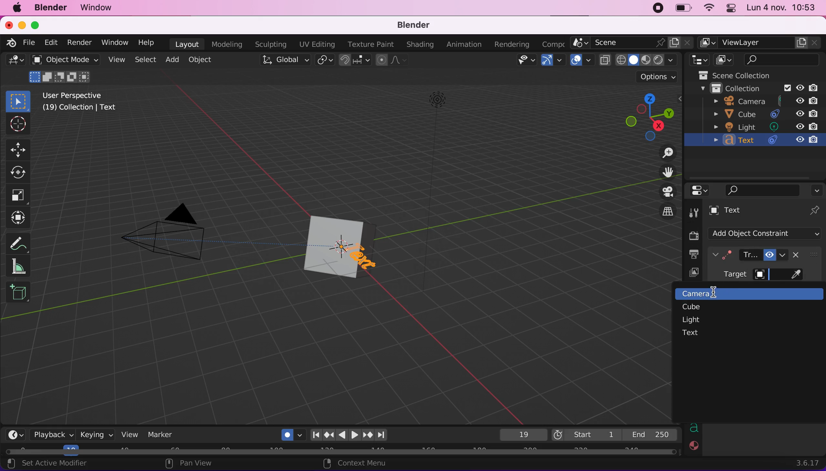 This screenshot has width=826, height=471. Describe the element at coordinates (754, 255) in the screenshot. I see `constraint panel` at that location.